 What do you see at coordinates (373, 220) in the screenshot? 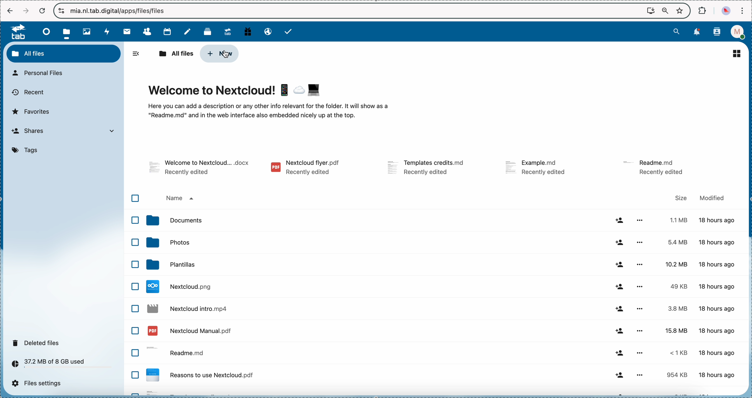
I see `documents` at bounding box center [373, 220].